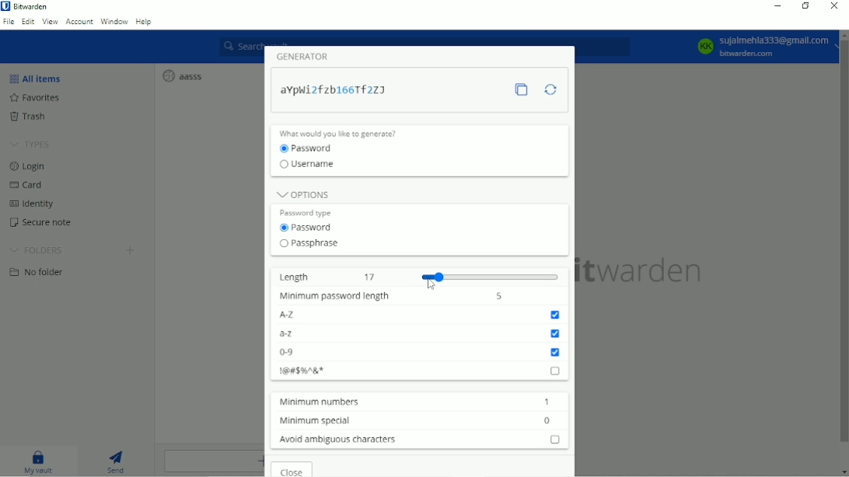  What do you see at coordinates (34, 98) in the screenshot?
I see `Favorites` at bounding box center [34, 98].